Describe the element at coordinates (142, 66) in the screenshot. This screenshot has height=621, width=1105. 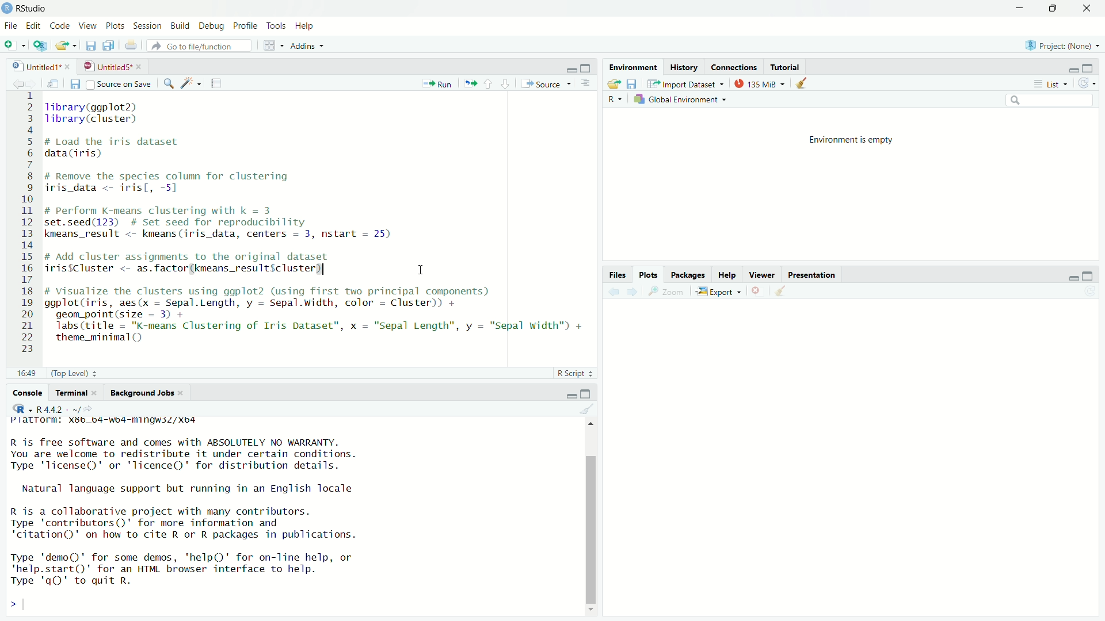
I see `close` at that location.